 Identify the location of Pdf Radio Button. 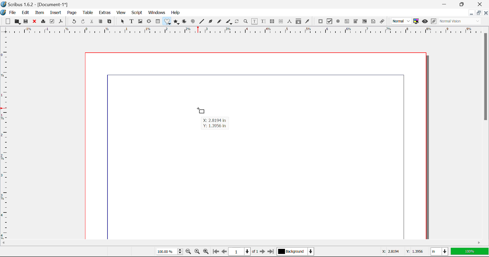
(339, 22).